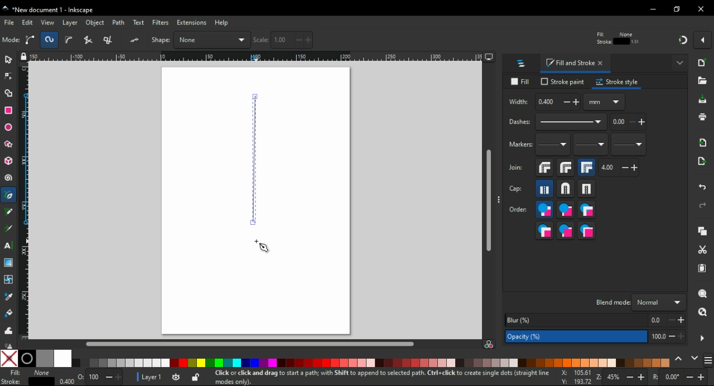 The width and height of the screenshot is (714, 386). Describe the element at coordinates (565, 189) in the screenshot. I see `round` at that location.